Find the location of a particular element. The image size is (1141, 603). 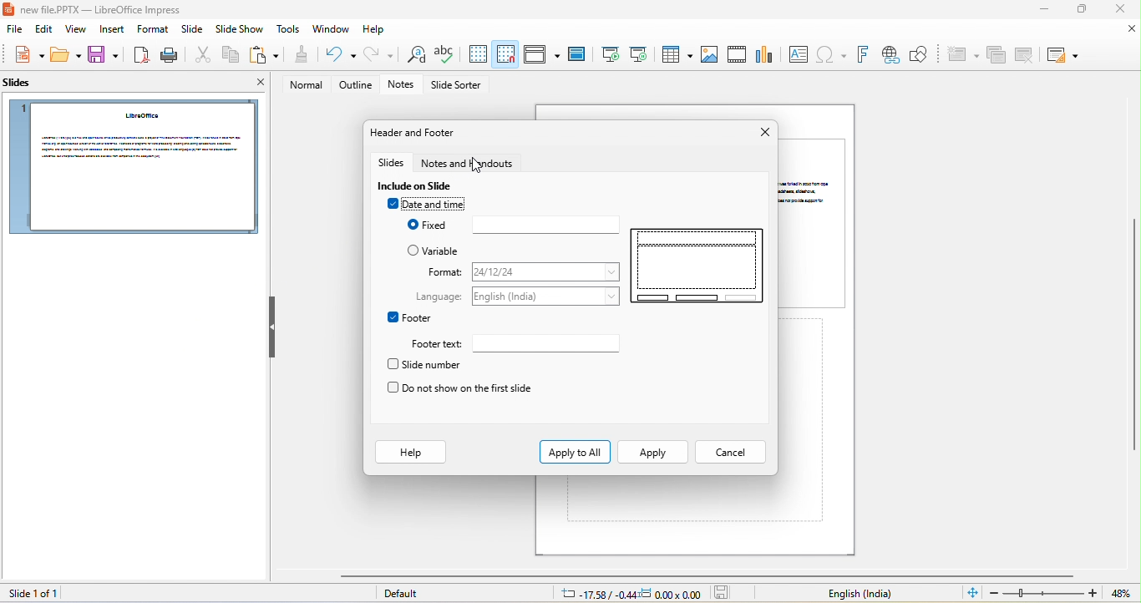

delete slide is located at coordinates (1025, 54).